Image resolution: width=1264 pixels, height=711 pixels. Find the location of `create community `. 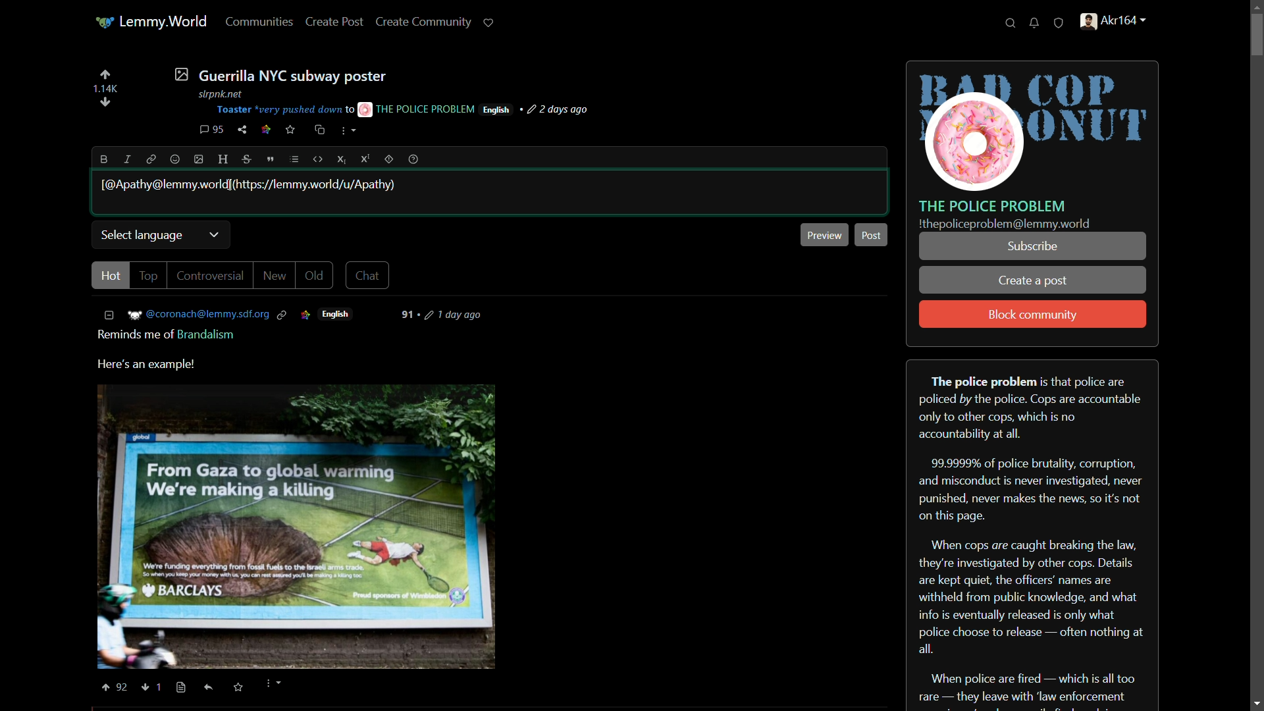

create community  is located at coordinates (427, 21).